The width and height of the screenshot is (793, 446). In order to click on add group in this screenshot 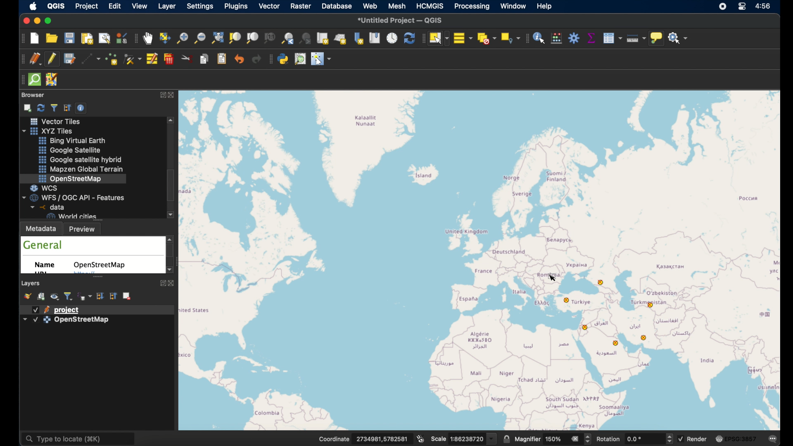, I will do `click(42, 297)`.